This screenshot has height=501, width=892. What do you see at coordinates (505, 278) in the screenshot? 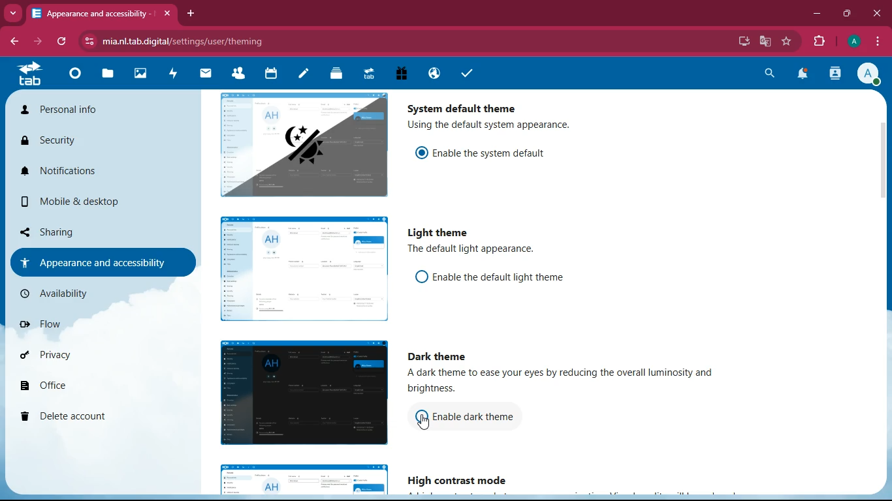
I see `enable` at bounding box center [505, 278].